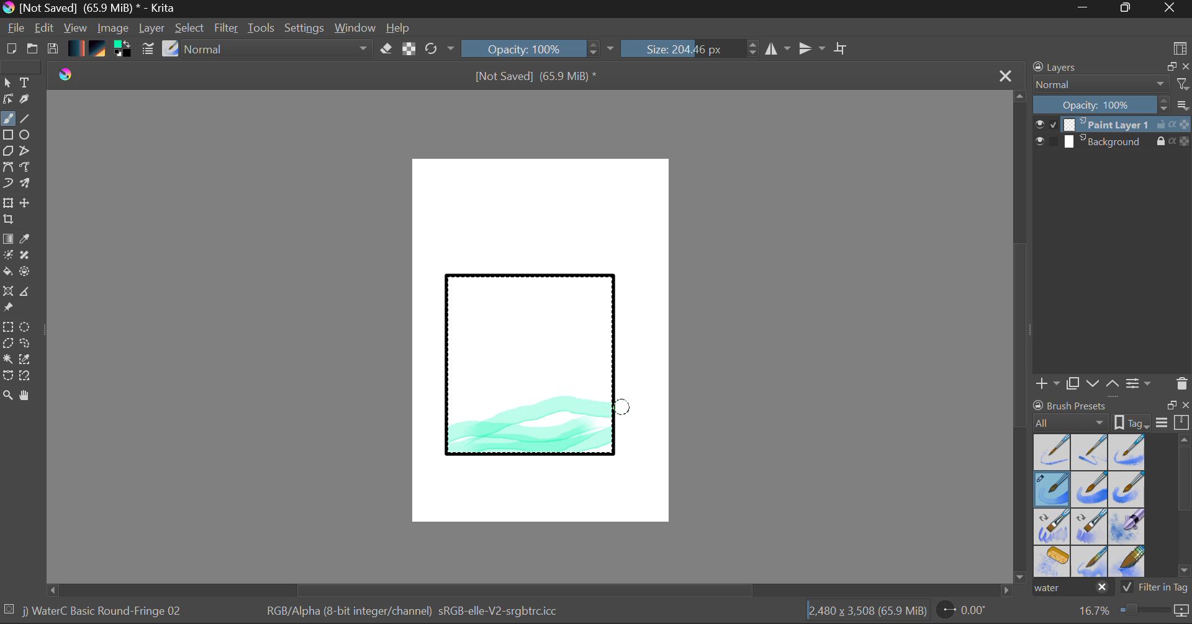 Image resolution: width=1192 pixels, height=624 pixels. Describe the element at coordinates (25, 376) in the screenshot. I see `Magnetic Selection Tool` at that location.